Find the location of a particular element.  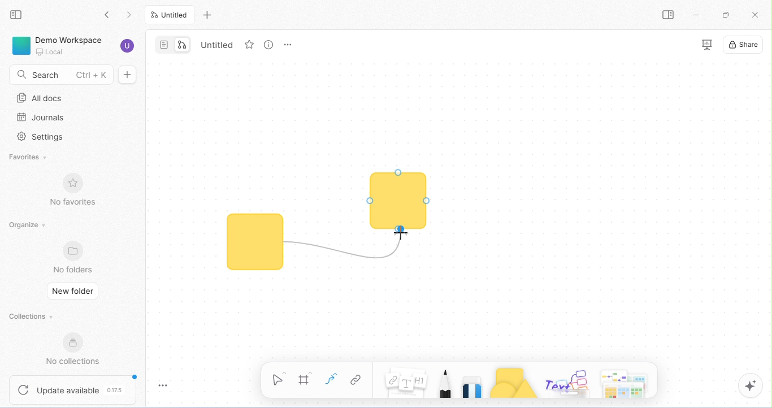

no favorites is located at coordinates (72, 191).